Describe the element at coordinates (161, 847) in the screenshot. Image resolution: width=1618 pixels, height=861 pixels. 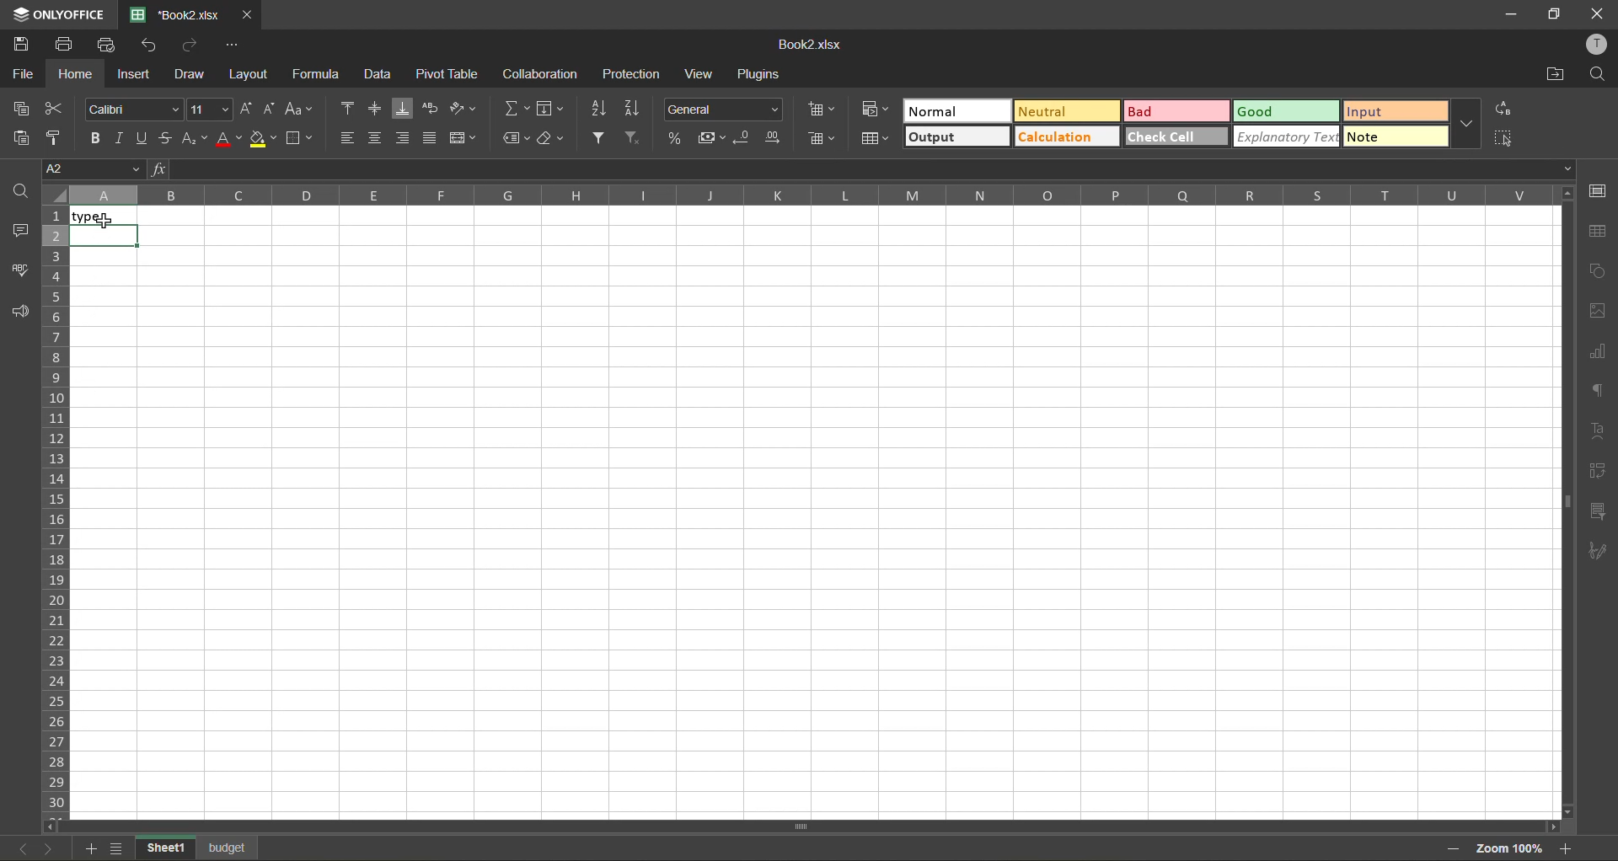
I see `sheet names` at that location.